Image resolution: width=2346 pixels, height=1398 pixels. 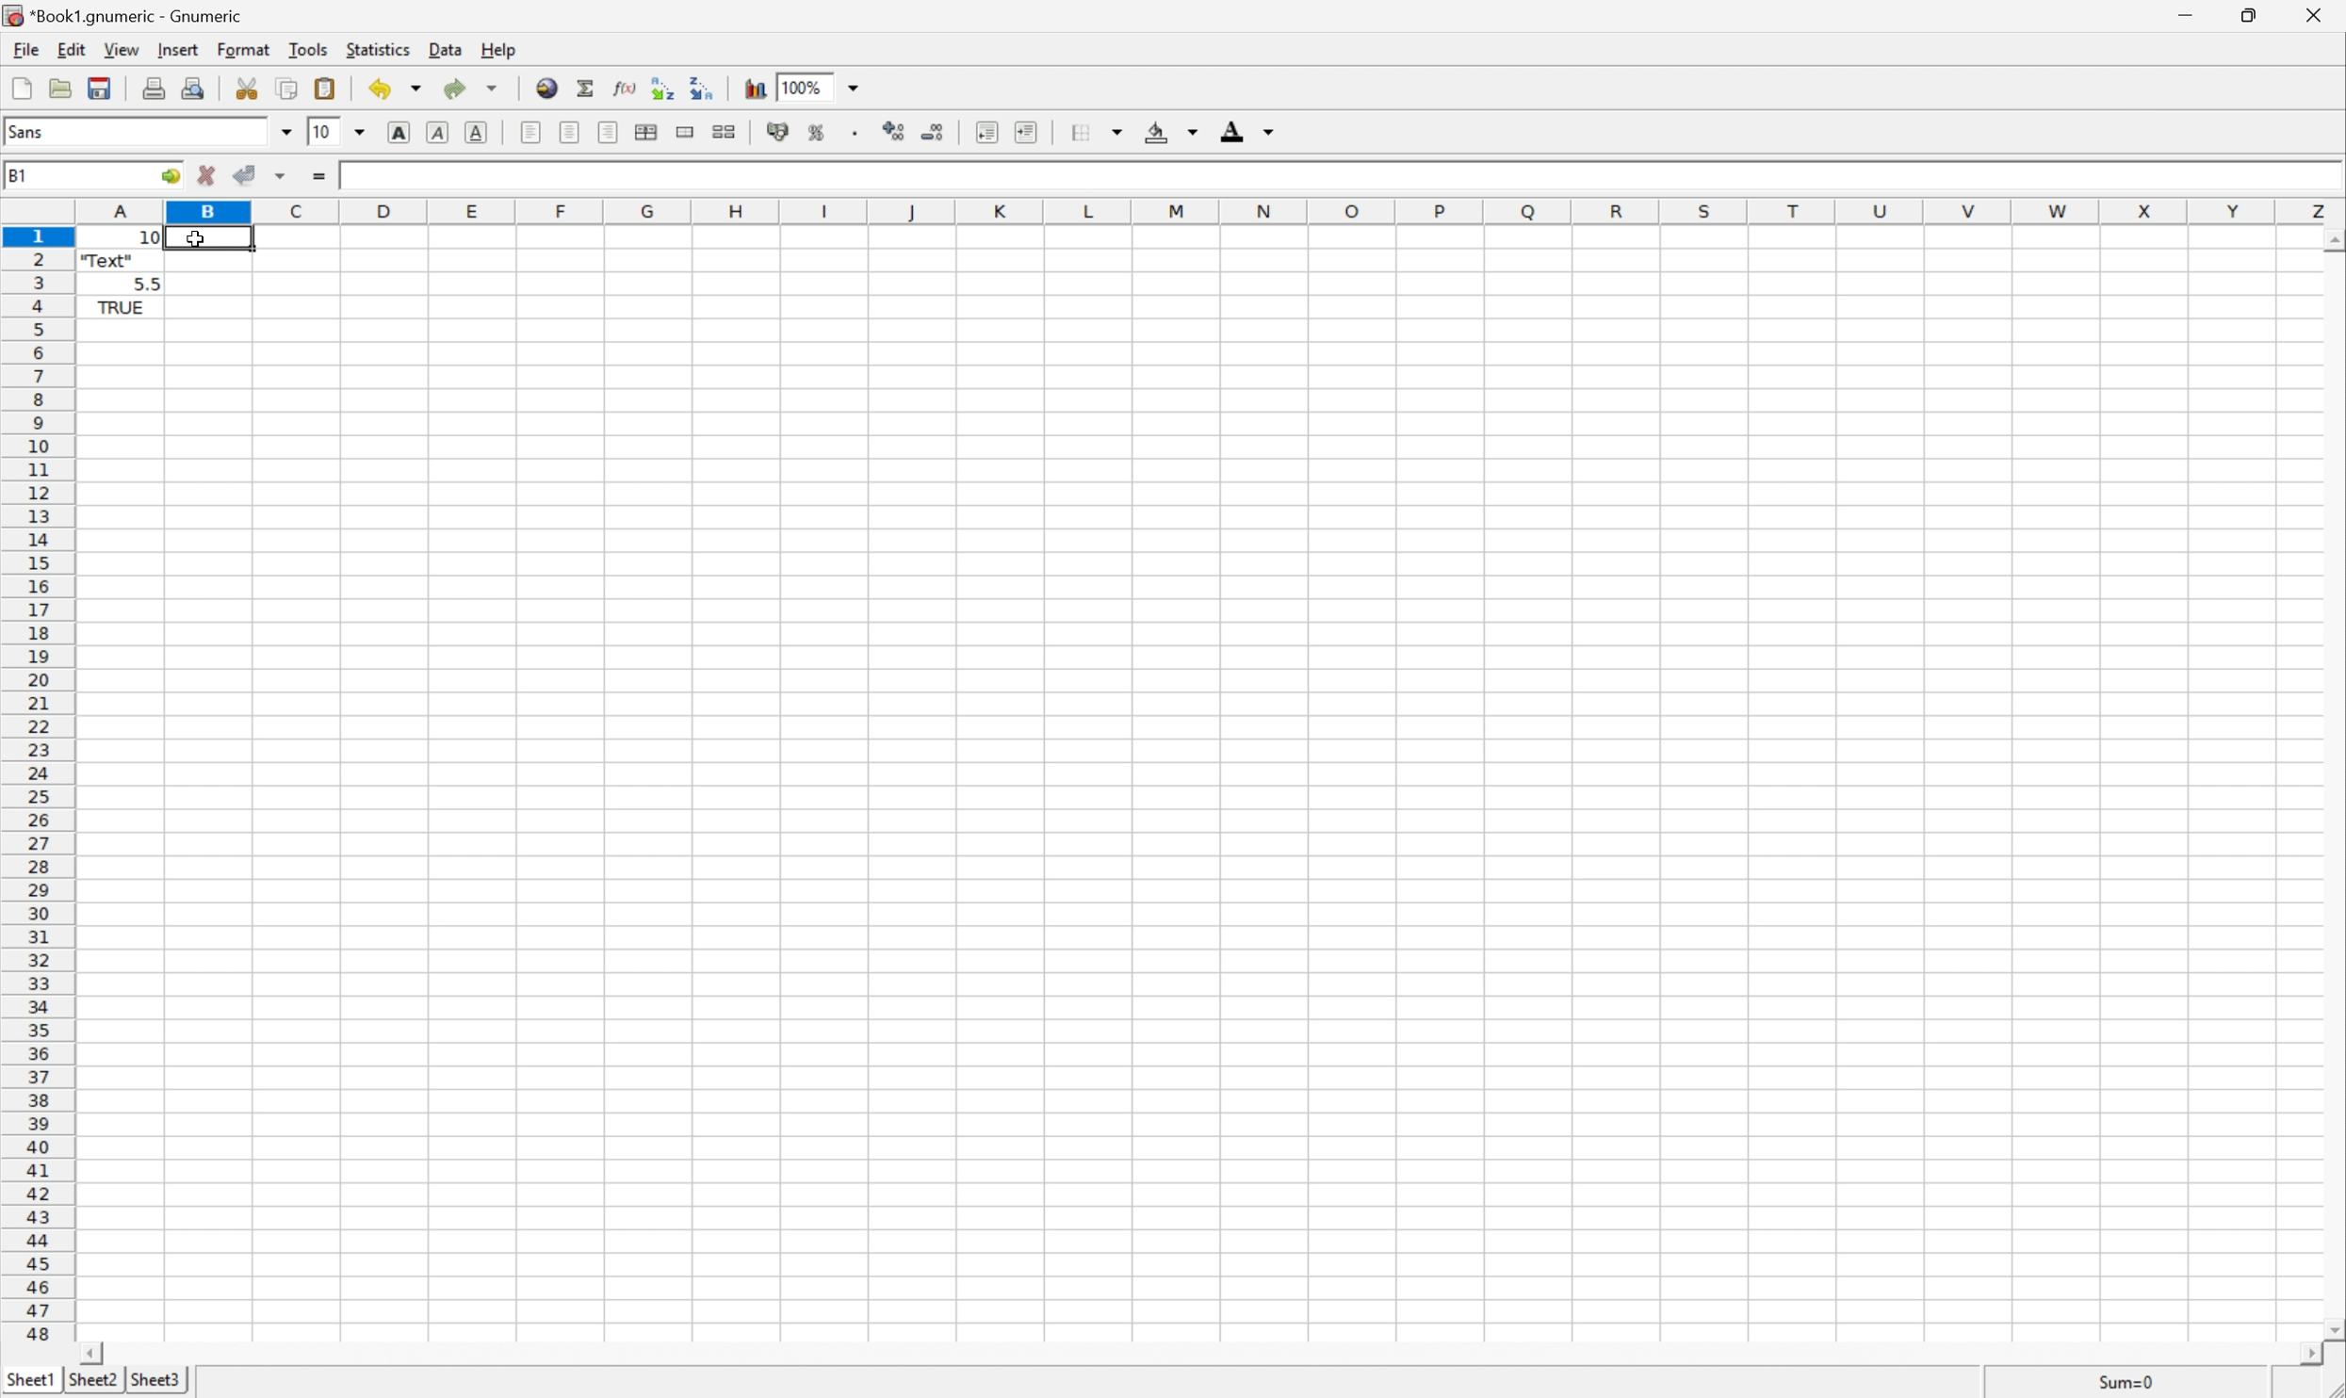 I want to click on Sum=10, so click(x=2130, y=1380).